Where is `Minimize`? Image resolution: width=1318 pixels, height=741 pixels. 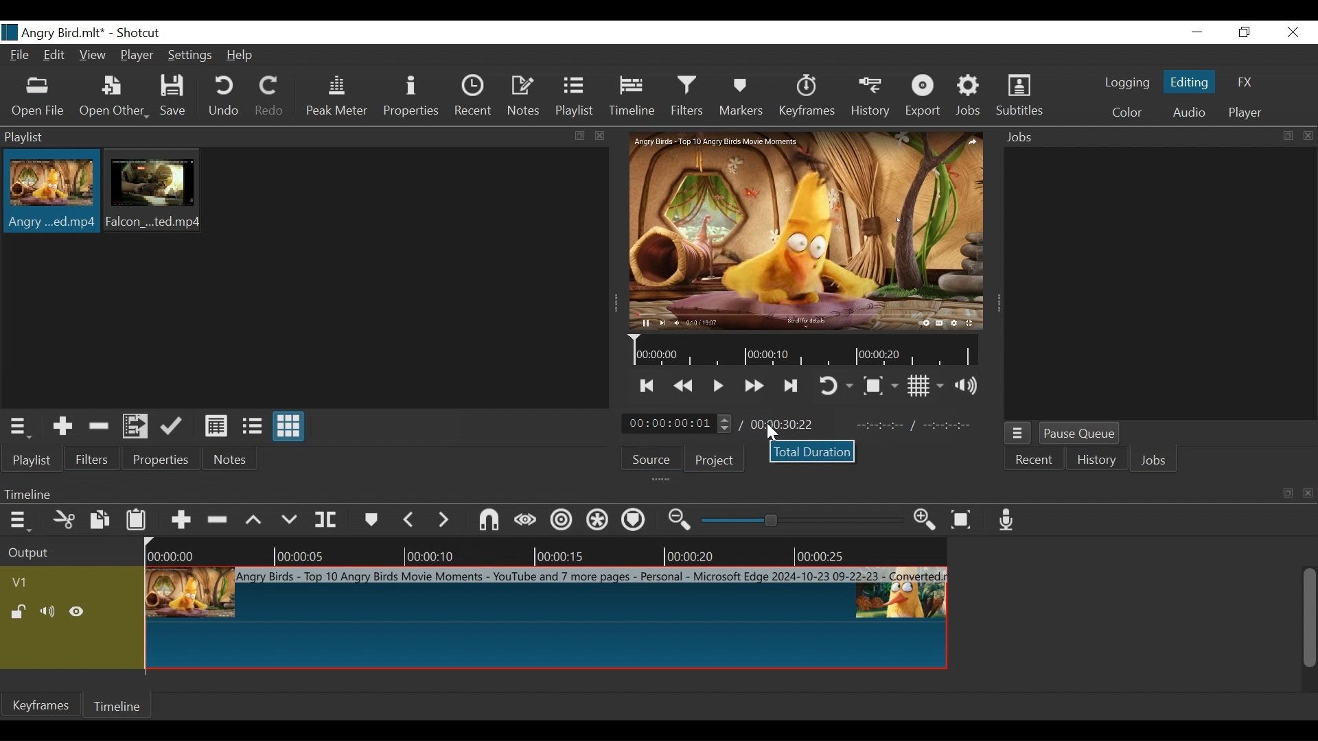
Minimize is located at coordinates (1197, 32).